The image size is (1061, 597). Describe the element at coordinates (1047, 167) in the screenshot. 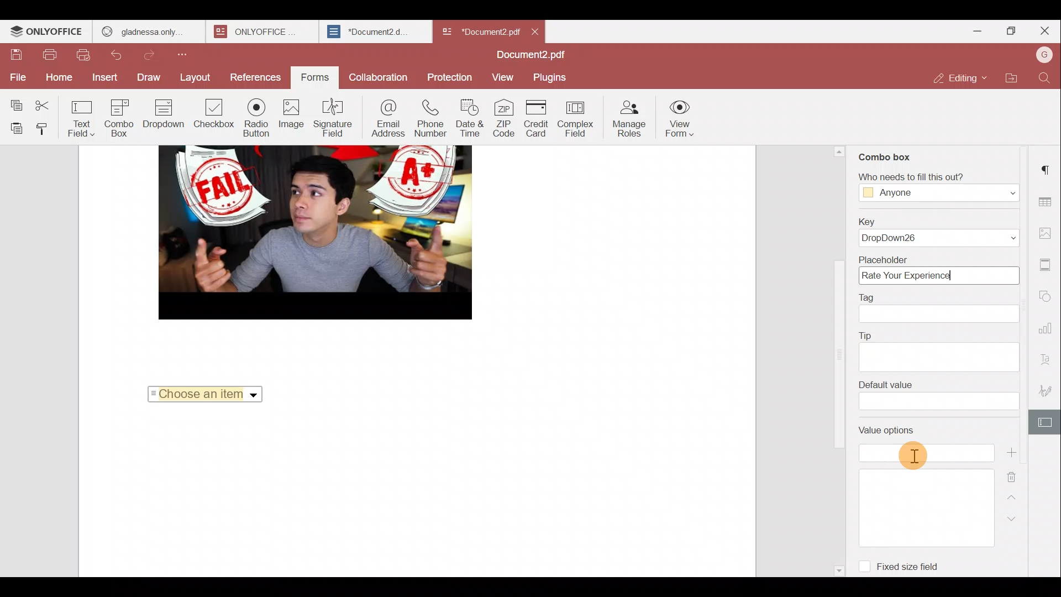

I see `Paragraph settings` at that location.